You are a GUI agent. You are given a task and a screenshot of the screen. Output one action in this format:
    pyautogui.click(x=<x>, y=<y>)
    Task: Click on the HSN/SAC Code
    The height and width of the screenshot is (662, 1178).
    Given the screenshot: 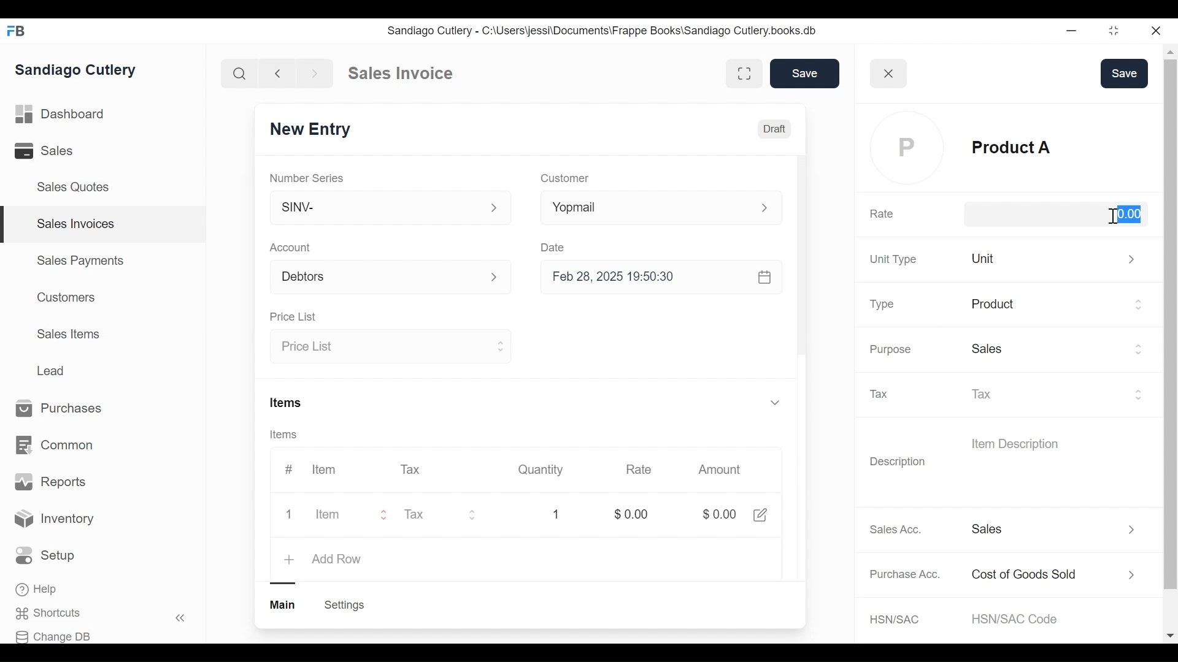 What is the action you would take?
    pyautogui.click(x=1021, y=618)
    